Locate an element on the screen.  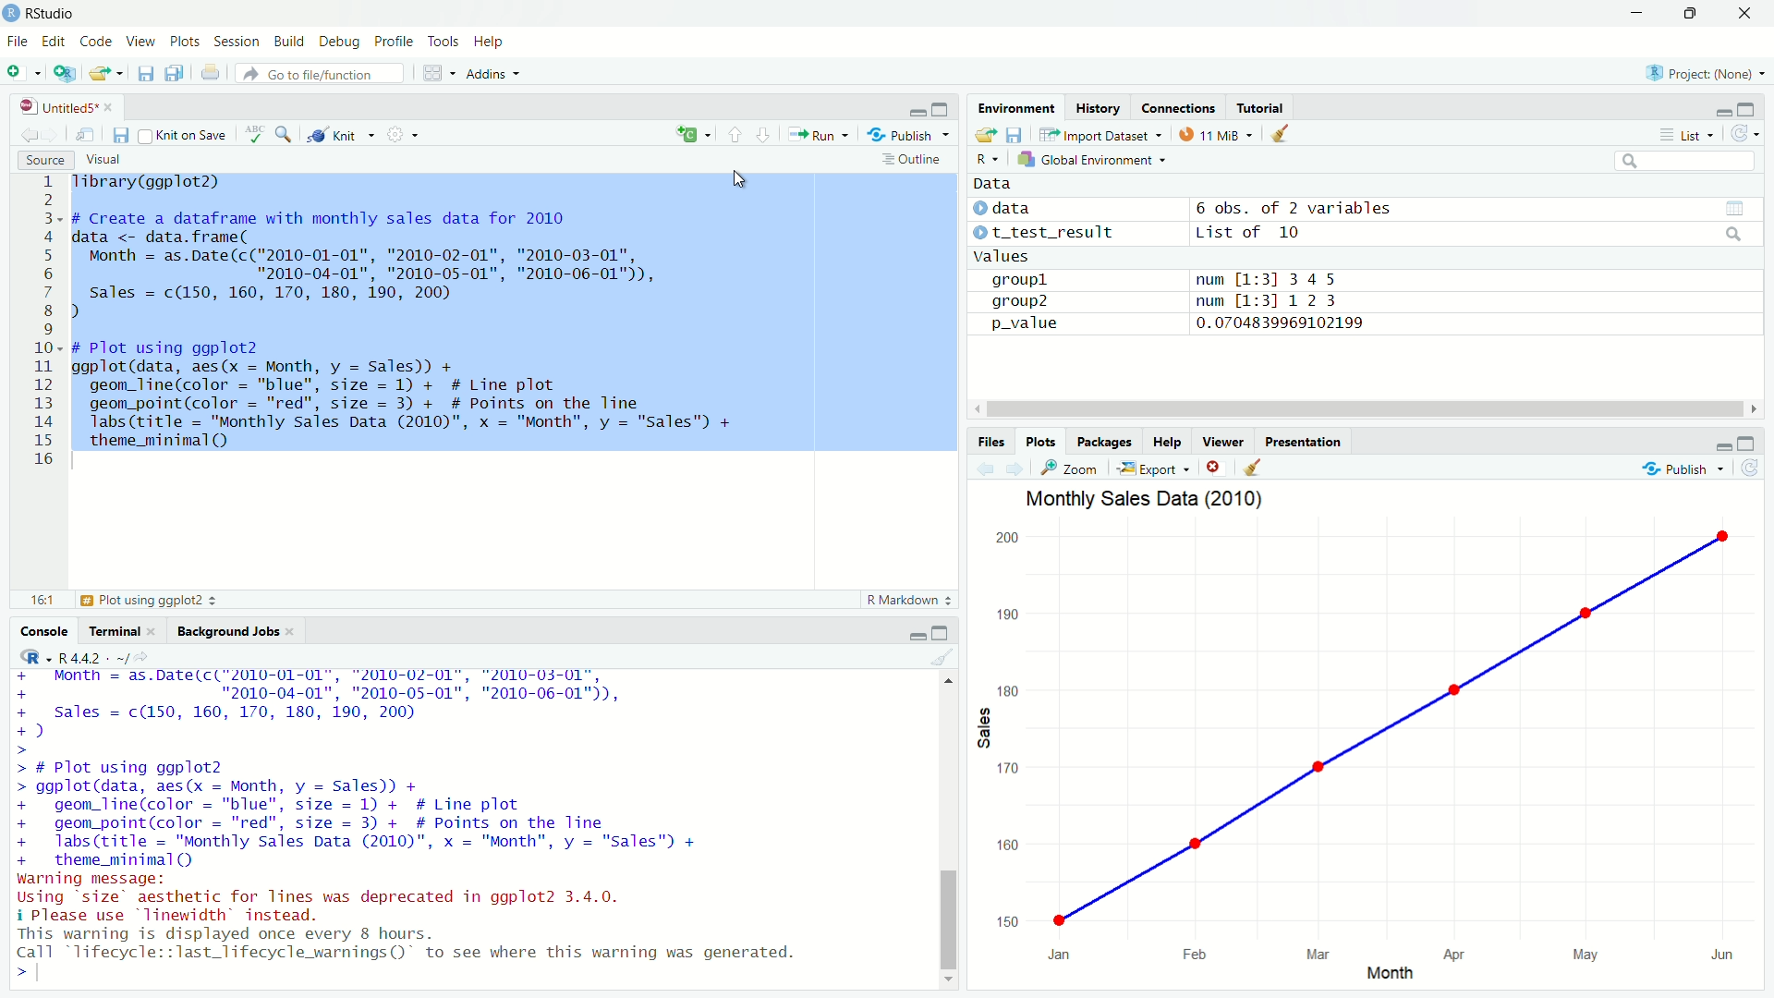
maximise is located at coordinates (940, 107).